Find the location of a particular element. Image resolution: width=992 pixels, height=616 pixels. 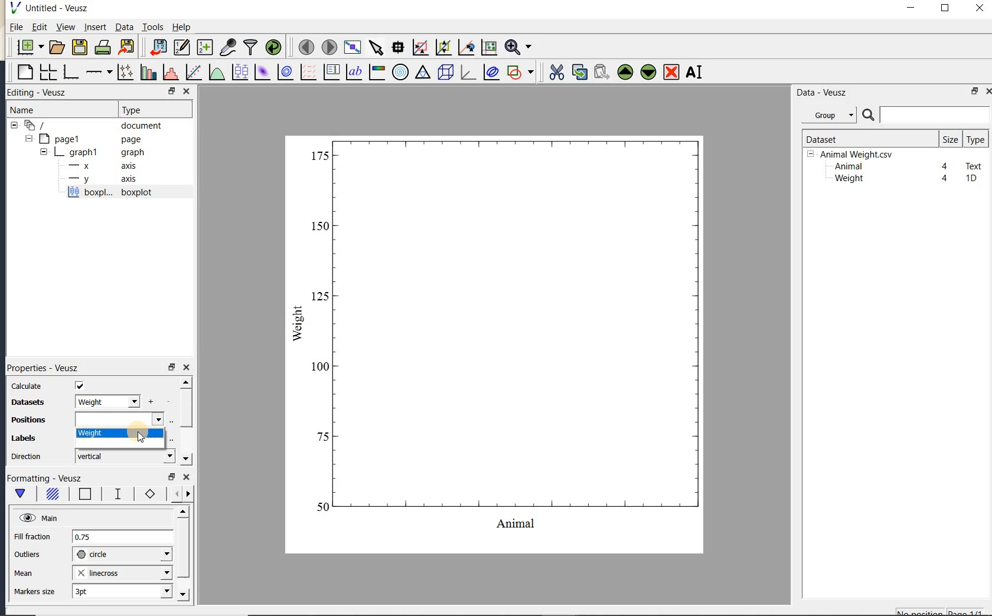

RESTORE is located at coordinates (169, 89).